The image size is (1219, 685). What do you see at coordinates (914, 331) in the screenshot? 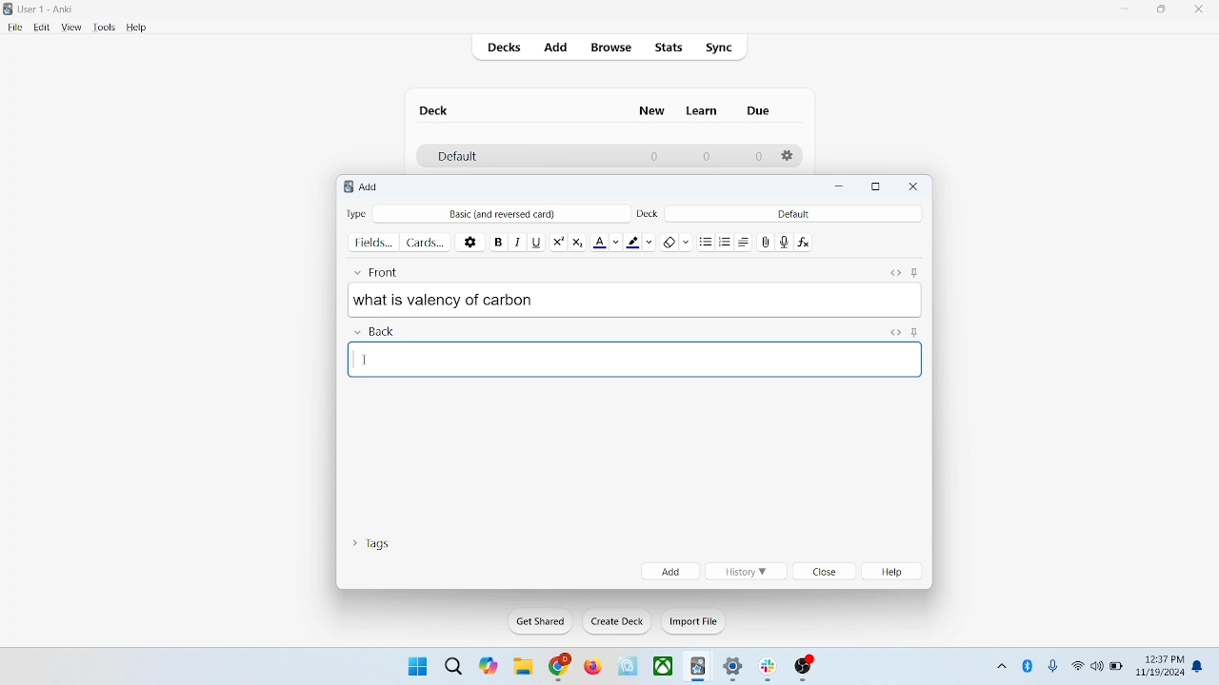
I see `sticky` at bounding box center [914, 331].